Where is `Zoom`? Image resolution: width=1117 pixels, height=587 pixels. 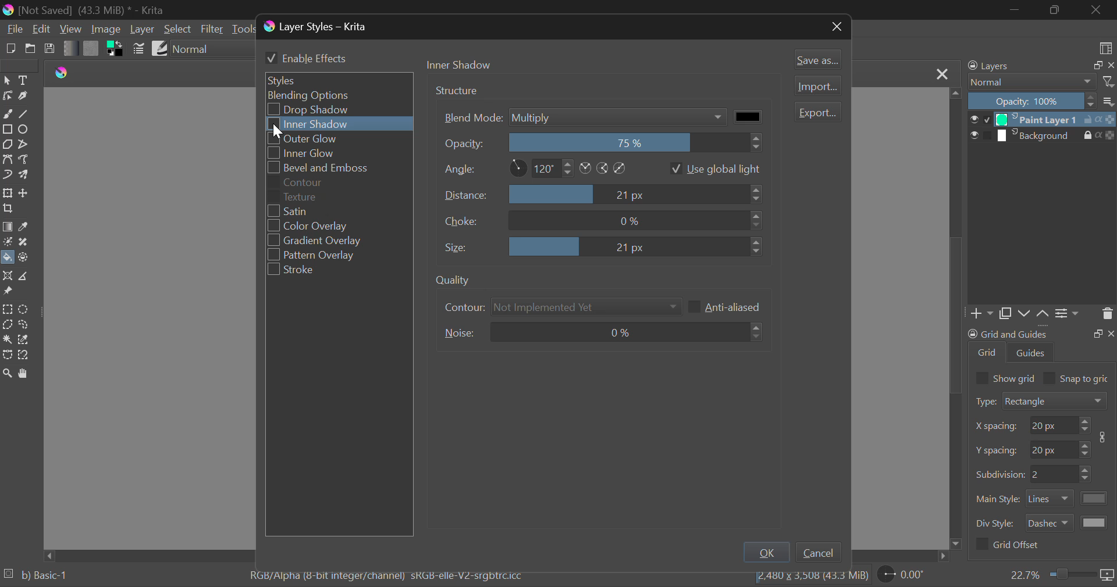 Zoom is located at coordinates (1062, 575).